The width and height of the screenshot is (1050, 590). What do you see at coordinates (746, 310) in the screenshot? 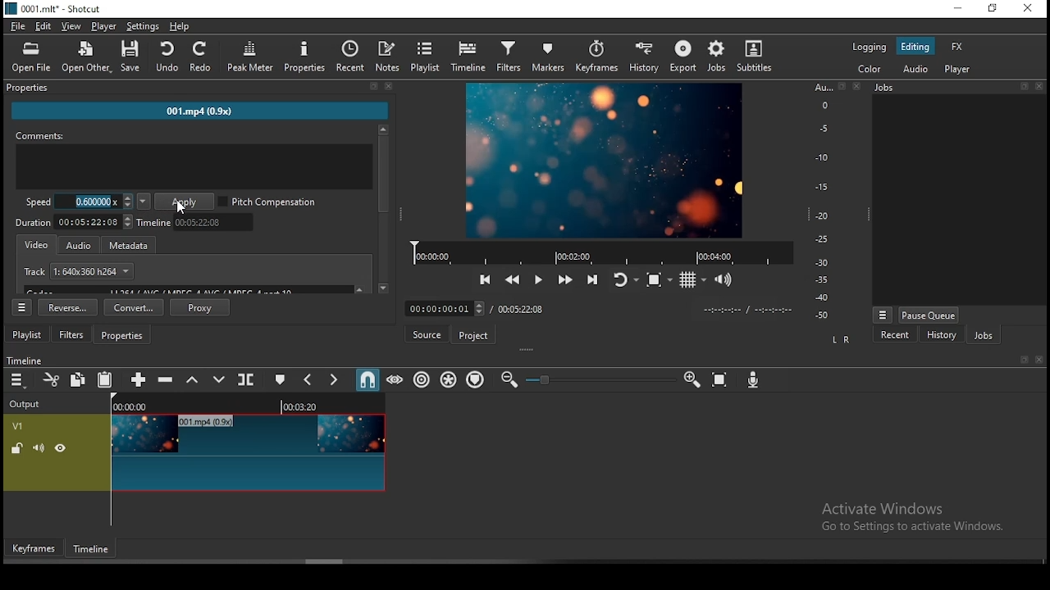
I see `timer` at bounding box center [746, 310].